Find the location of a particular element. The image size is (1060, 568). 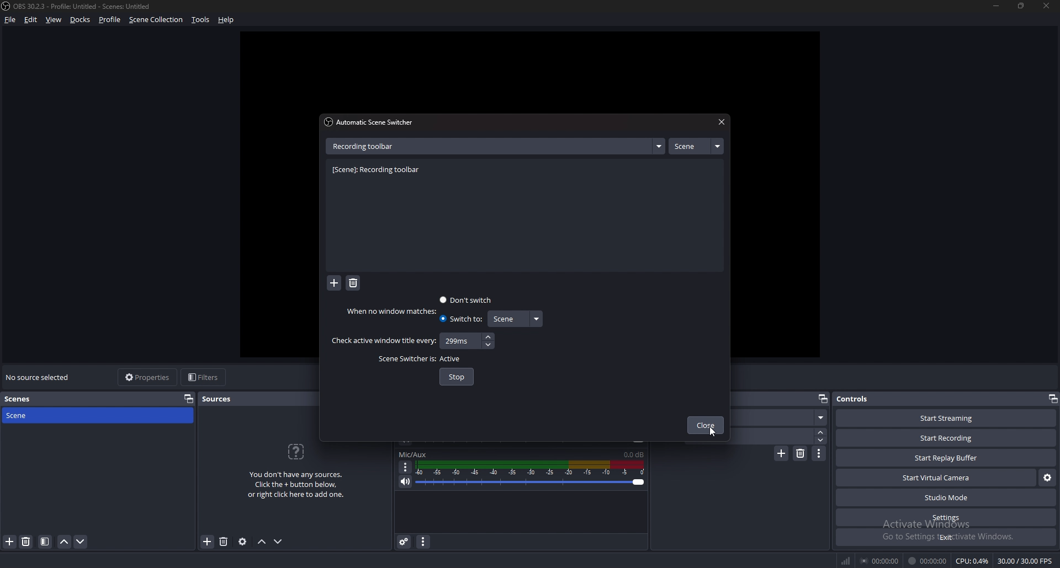

check active window title every is located at coordinates (383, 341).